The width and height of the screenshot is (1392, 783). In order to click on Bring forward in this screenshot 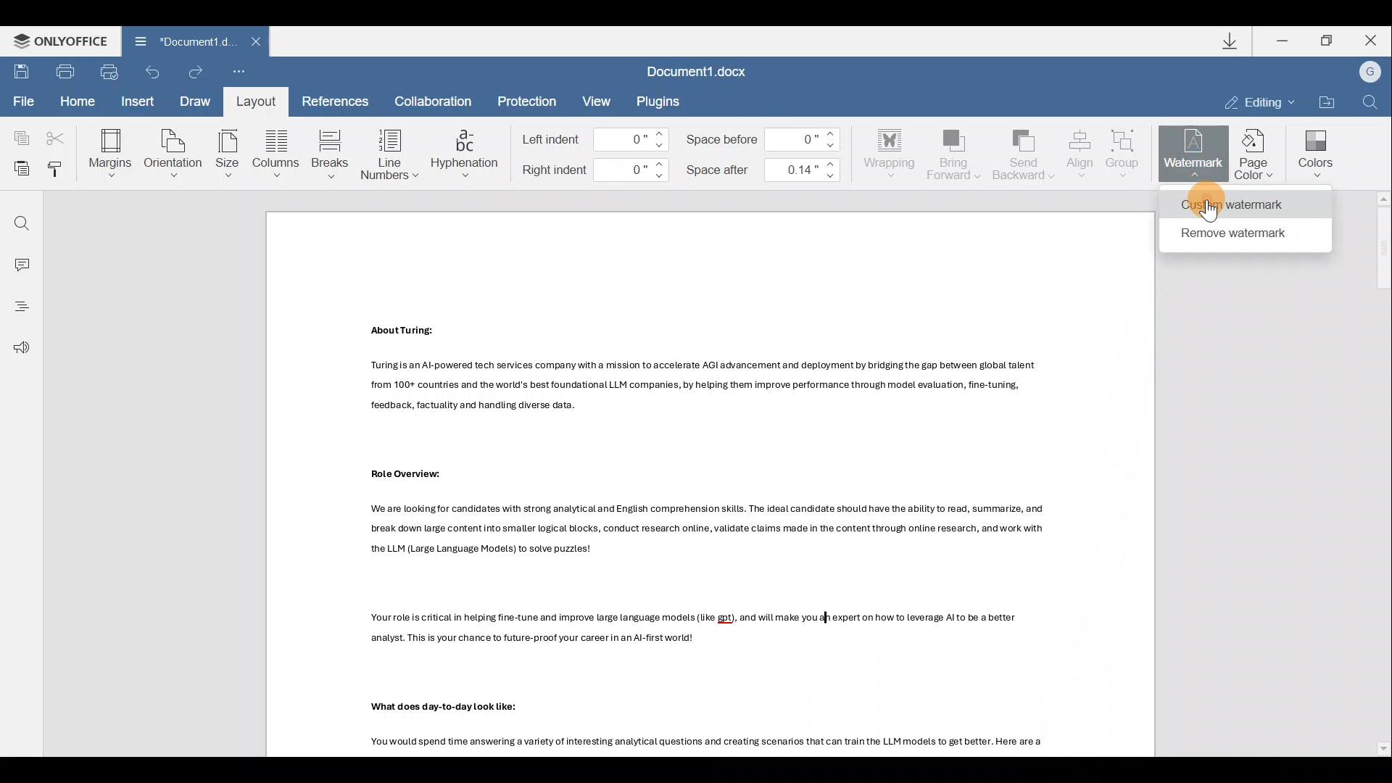, I will do `click(956, 157)`.